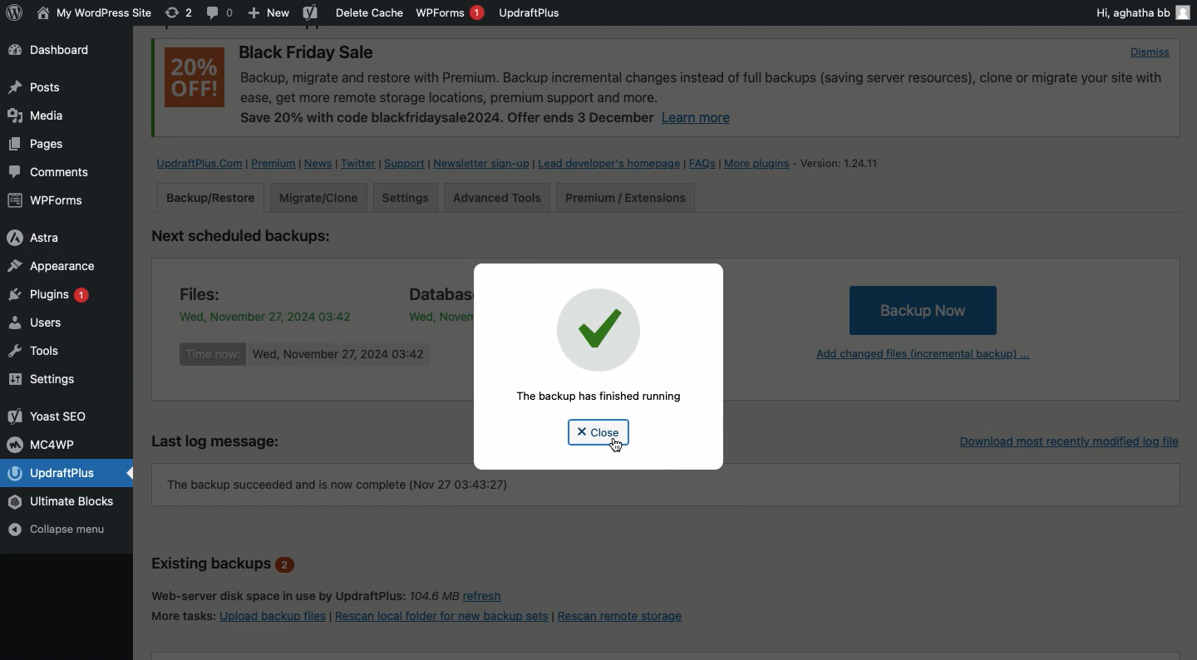 This screenshot has height=660, width=1197. I want to click on 20% OFF, so click(195, 78).